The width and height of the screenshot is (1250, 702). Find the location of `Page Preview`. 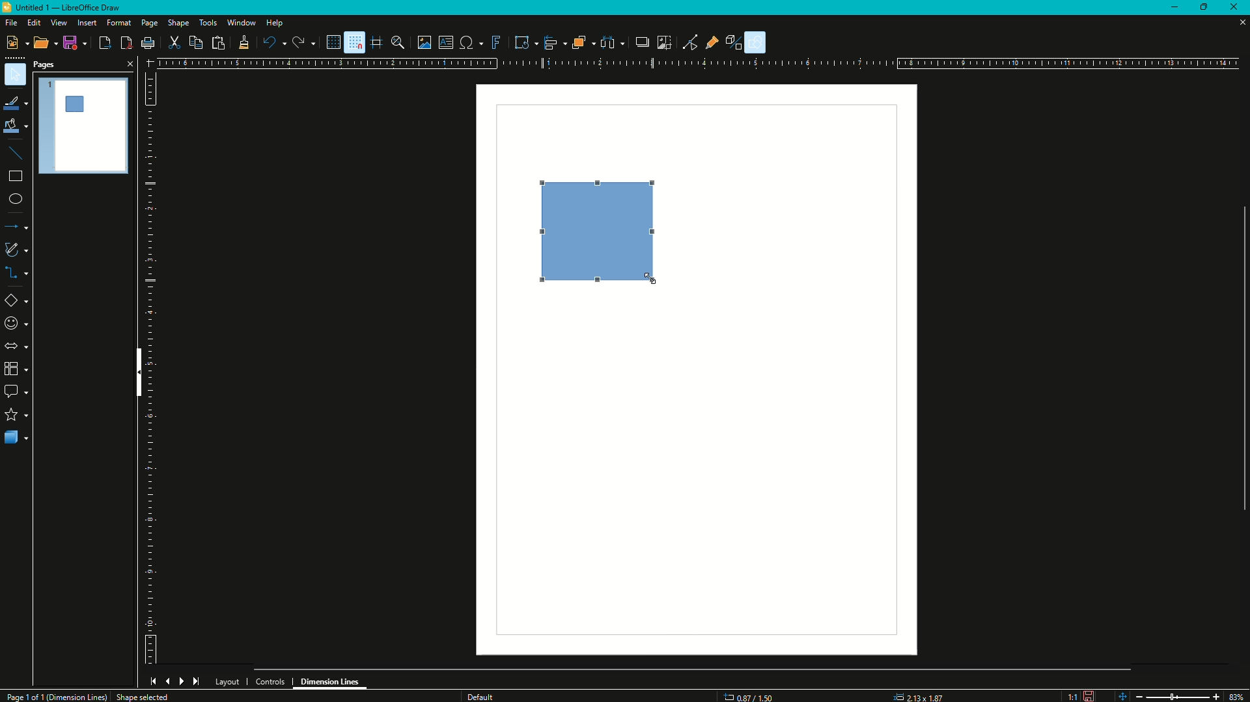

Page Preview is located at coordinates (84, 124).